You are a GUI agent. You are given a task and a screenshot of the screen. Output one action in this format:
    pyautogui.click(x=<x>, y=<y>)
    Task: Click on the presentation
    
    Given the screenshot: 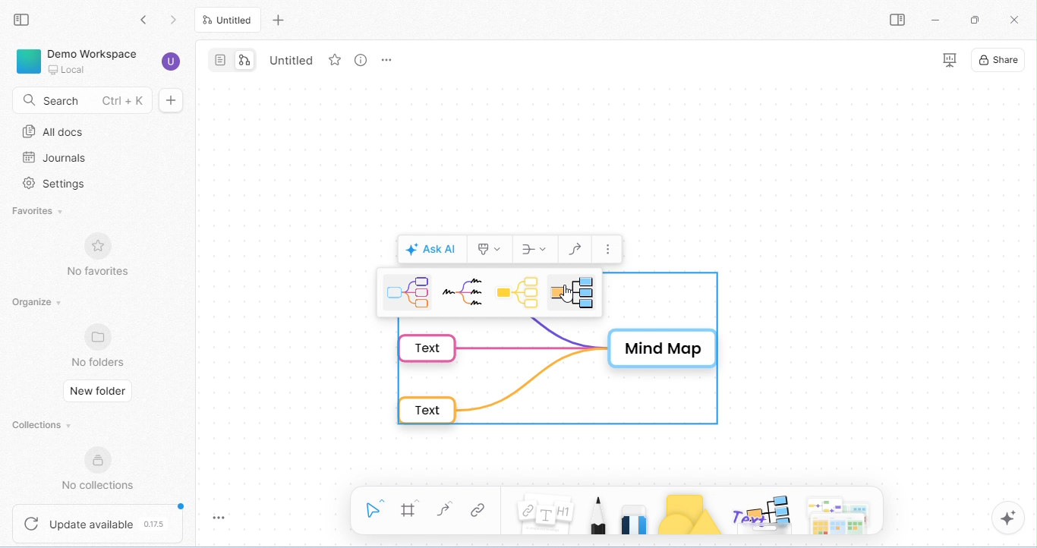 What is the action you would take?
    pyautogui.click(x=950, y=61)
    